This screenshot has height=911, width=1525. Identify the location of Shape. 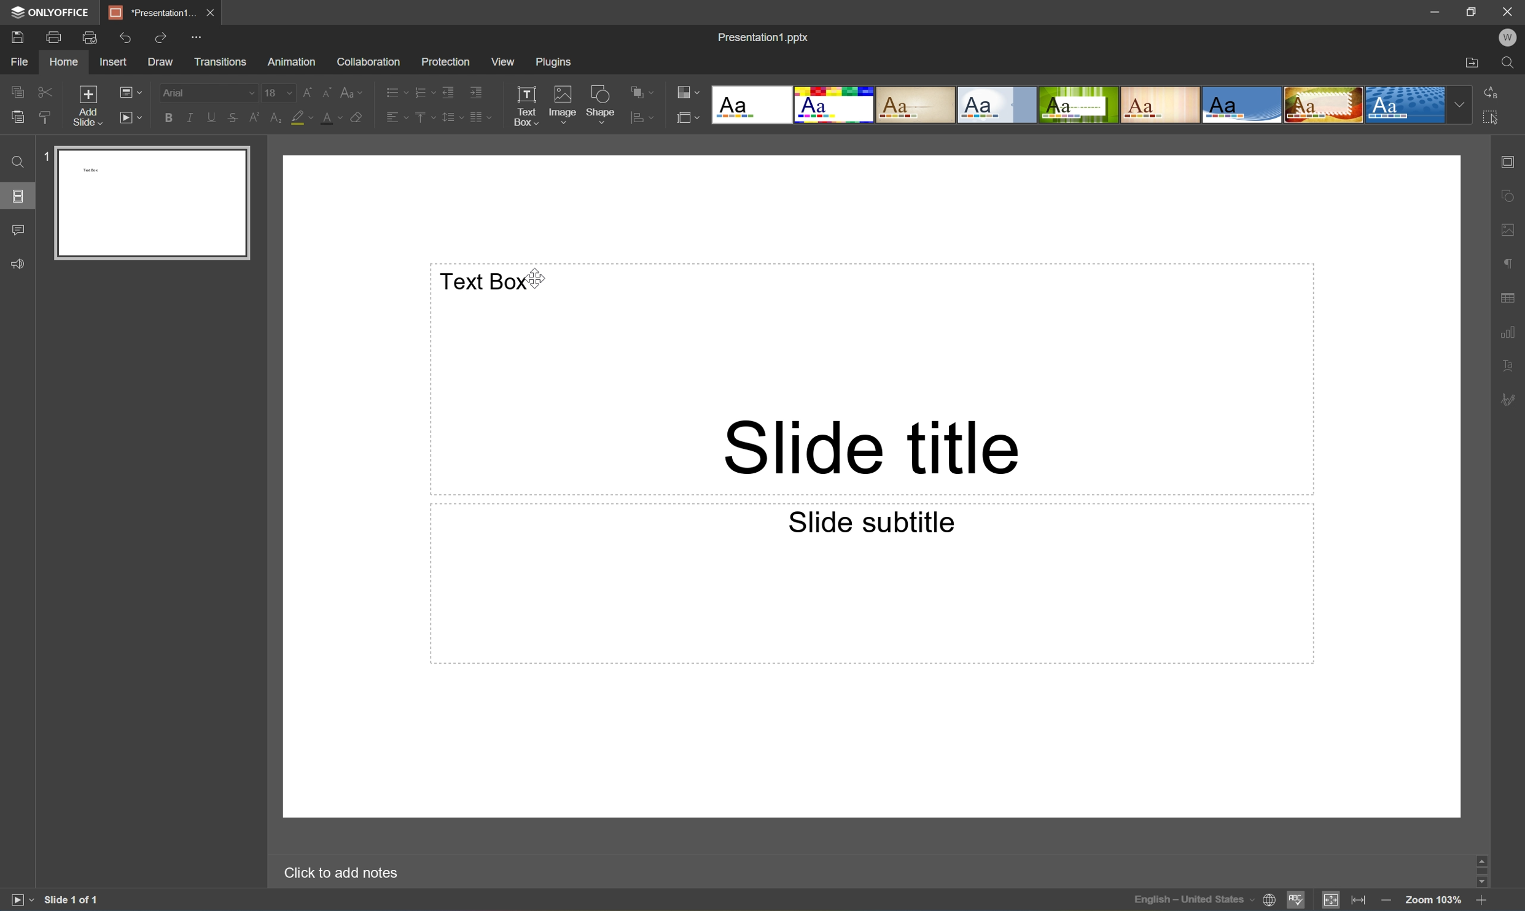
(599, 104).